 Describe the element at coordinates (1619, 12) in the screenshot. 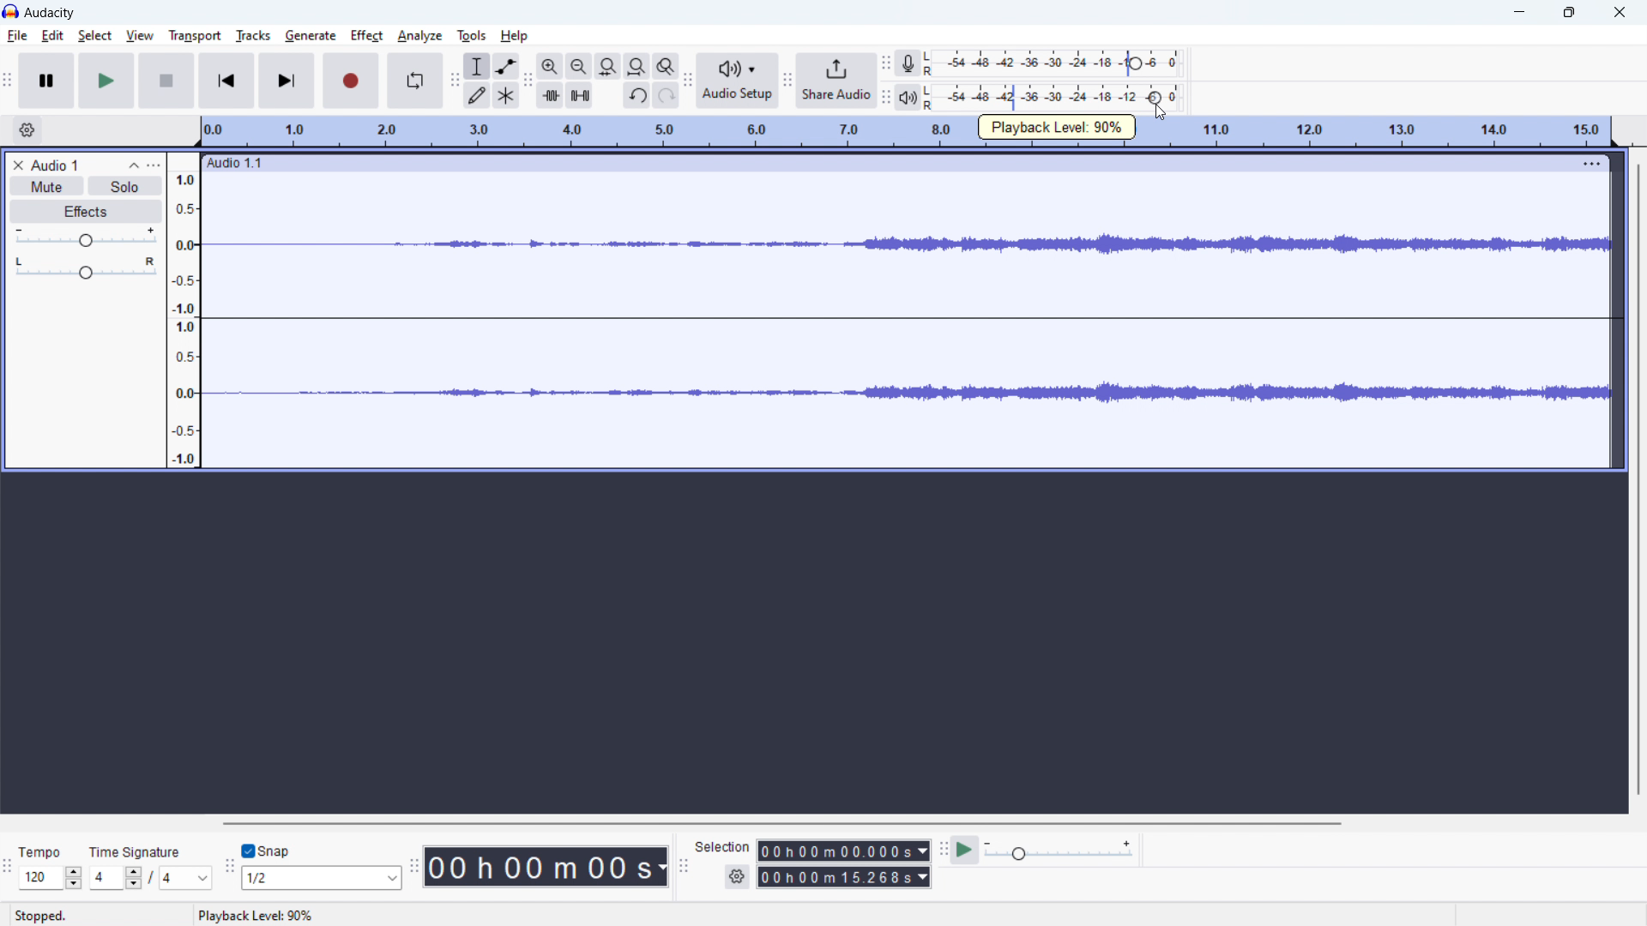

I see `close` at that location.